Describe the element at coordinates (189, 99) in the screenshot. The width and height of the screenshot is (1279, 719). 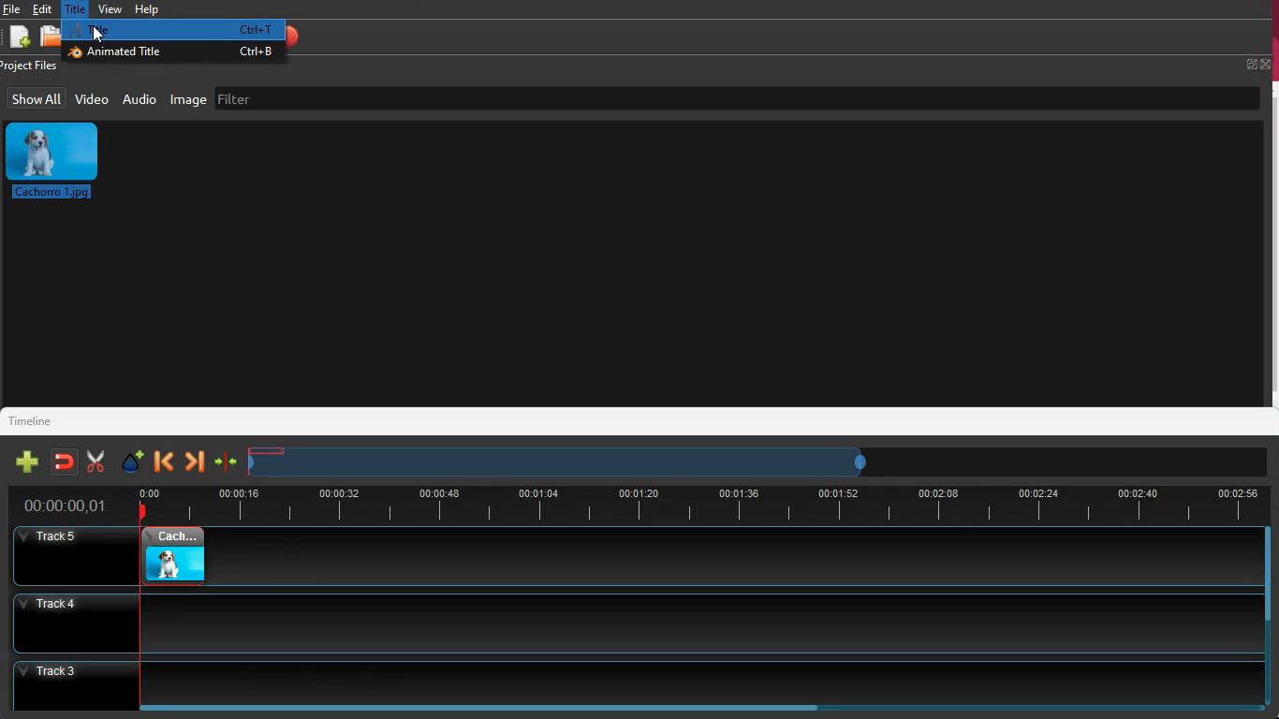
I see `image` at that location.